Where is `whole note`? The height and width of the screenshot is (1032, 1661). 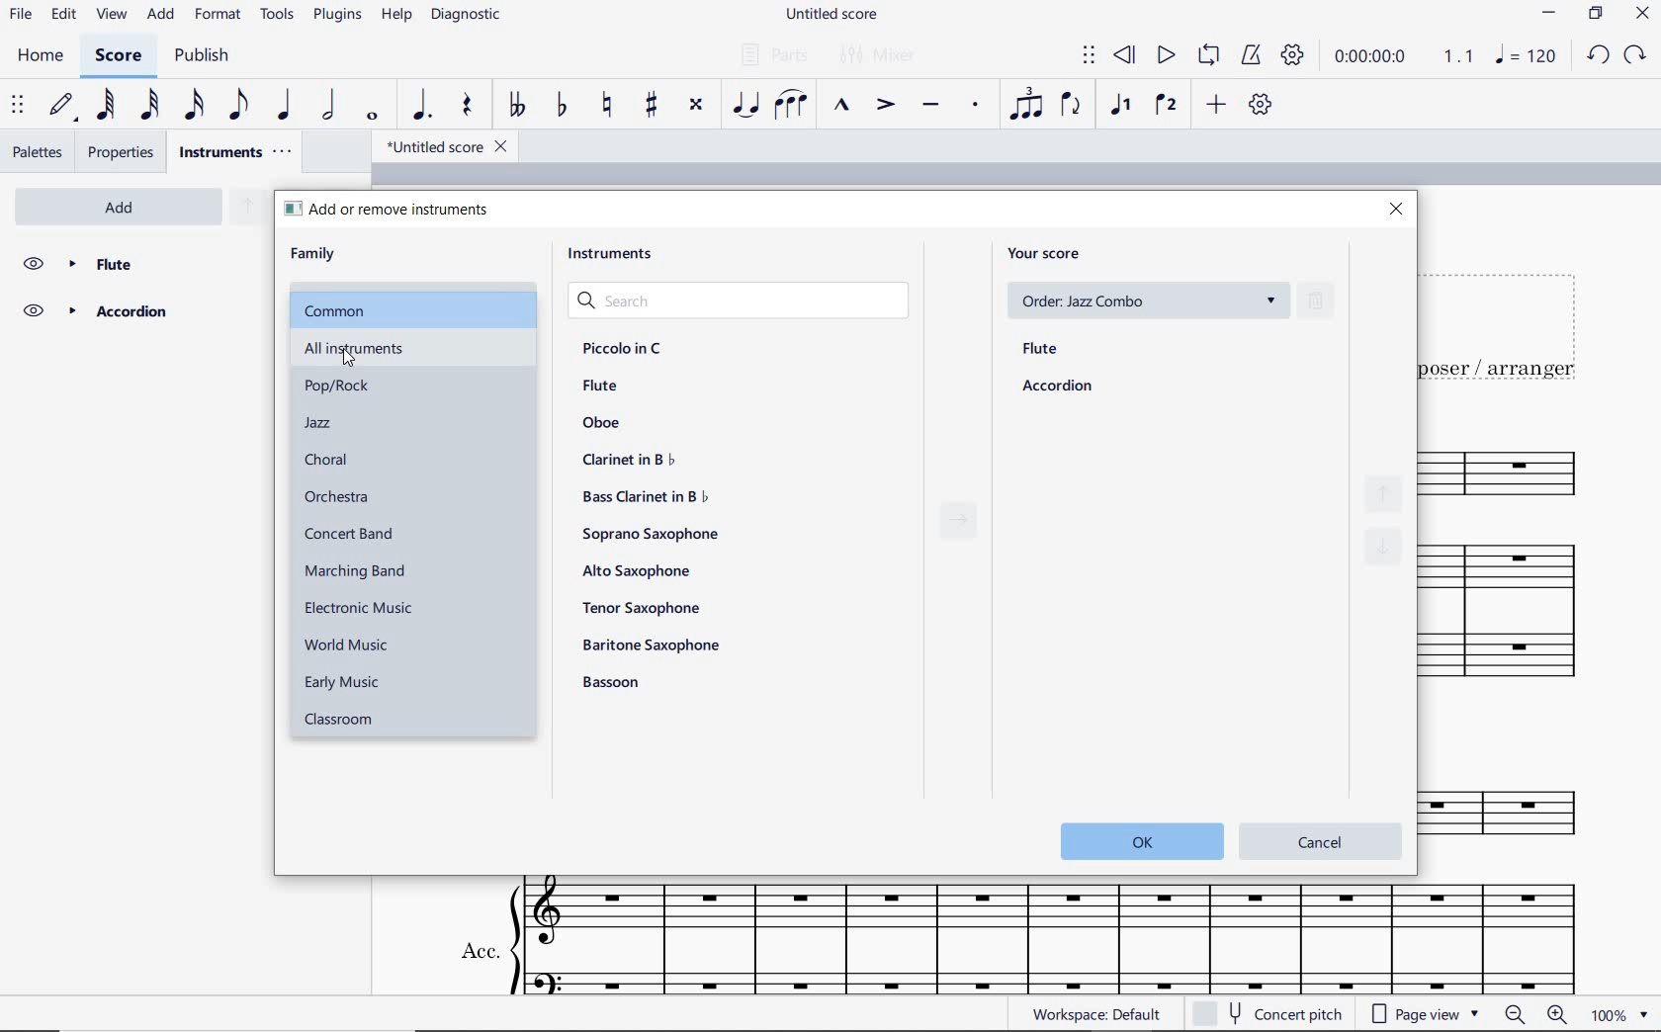
whole note is located at coordinates (370, 117).